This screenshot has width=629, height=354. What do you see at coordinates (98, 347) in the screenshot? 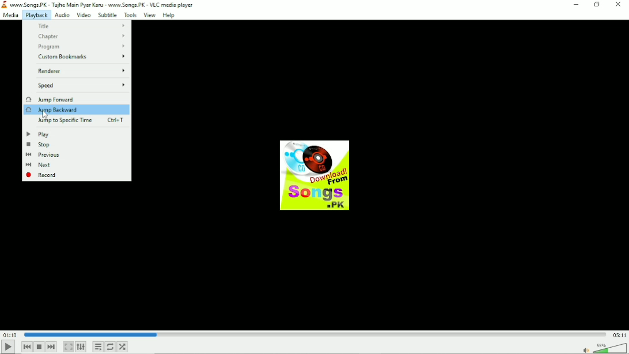
I see `Toggle playlist` at bounding box center [98, 347].